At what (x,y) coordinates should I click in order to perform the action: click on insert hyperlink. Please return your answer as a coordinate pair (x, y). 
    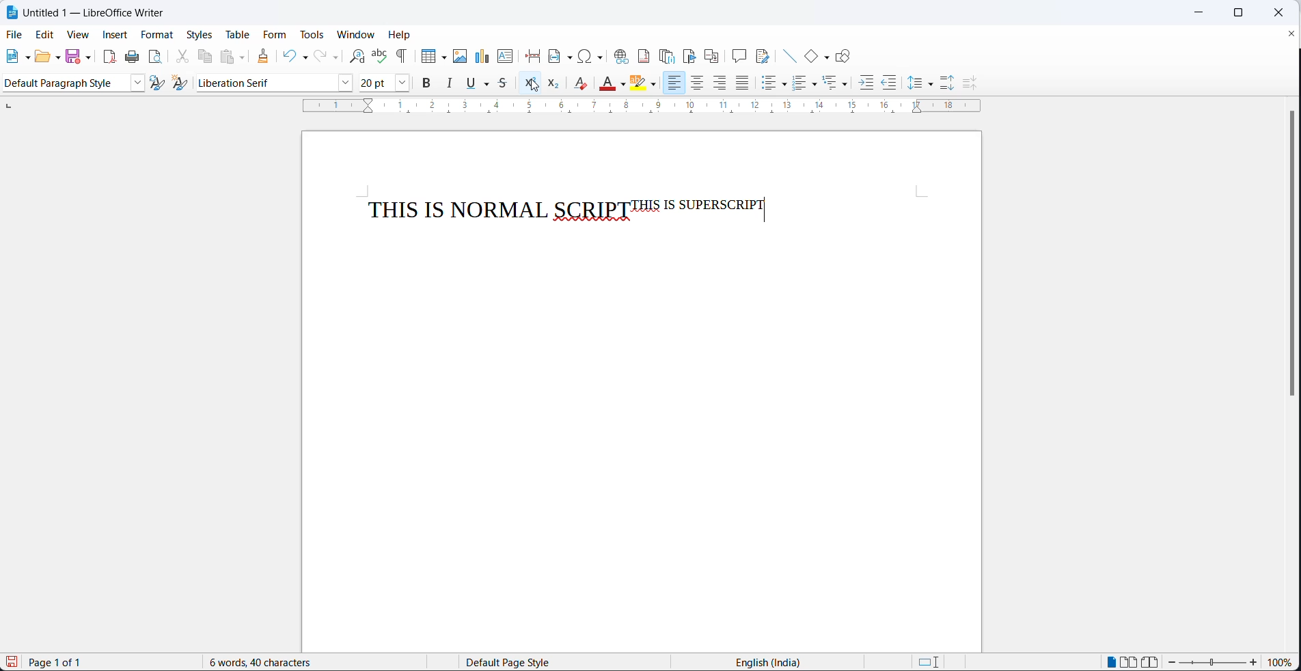
    Looking at the image, I should click on (620, 55).